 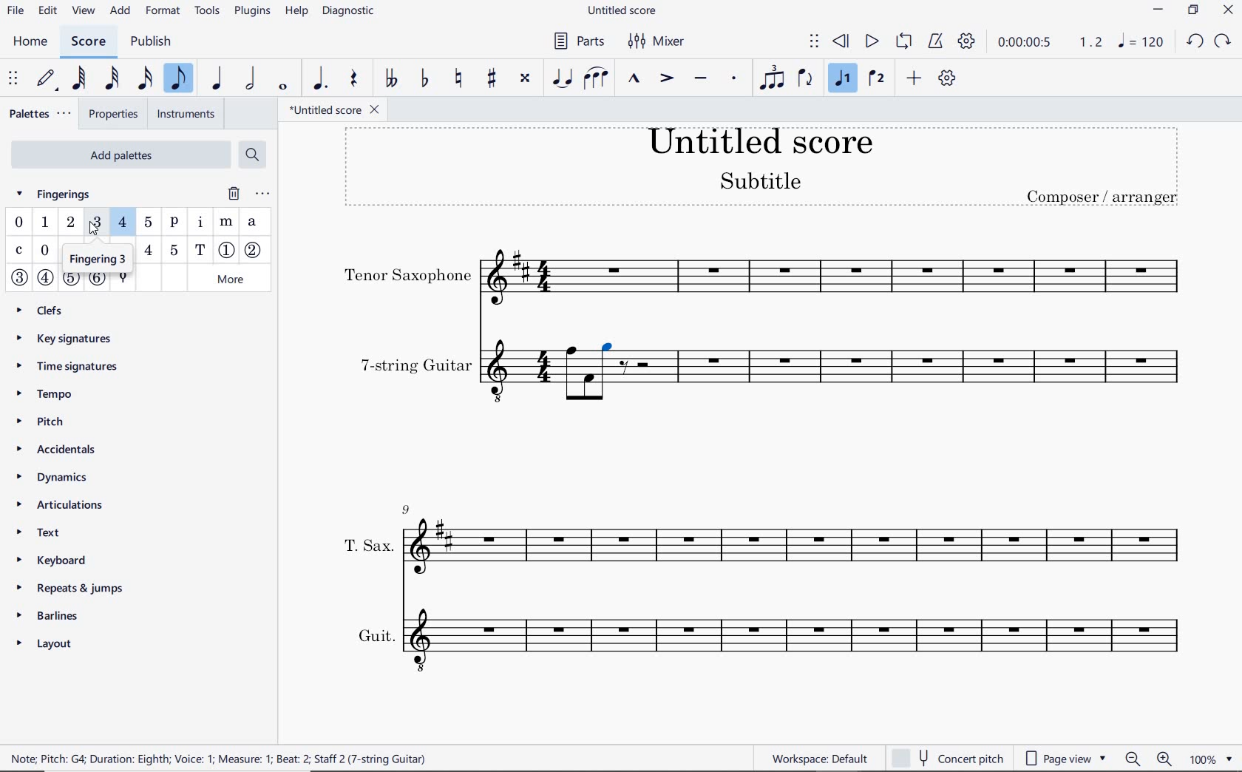 What do you see at coordinates (172, 249) in the screenshot?
I see `LH Guitar Fingering 5` at bounding box center [172, 249].